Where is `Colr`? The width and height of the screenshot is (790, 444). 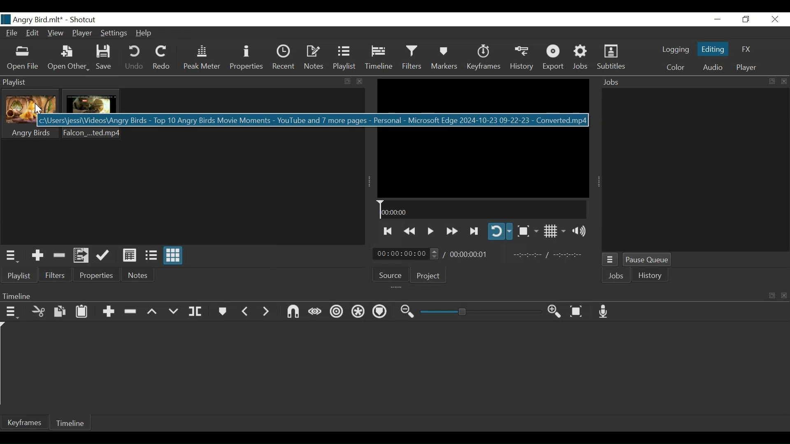
Colr is located at coordinates (675, 67).